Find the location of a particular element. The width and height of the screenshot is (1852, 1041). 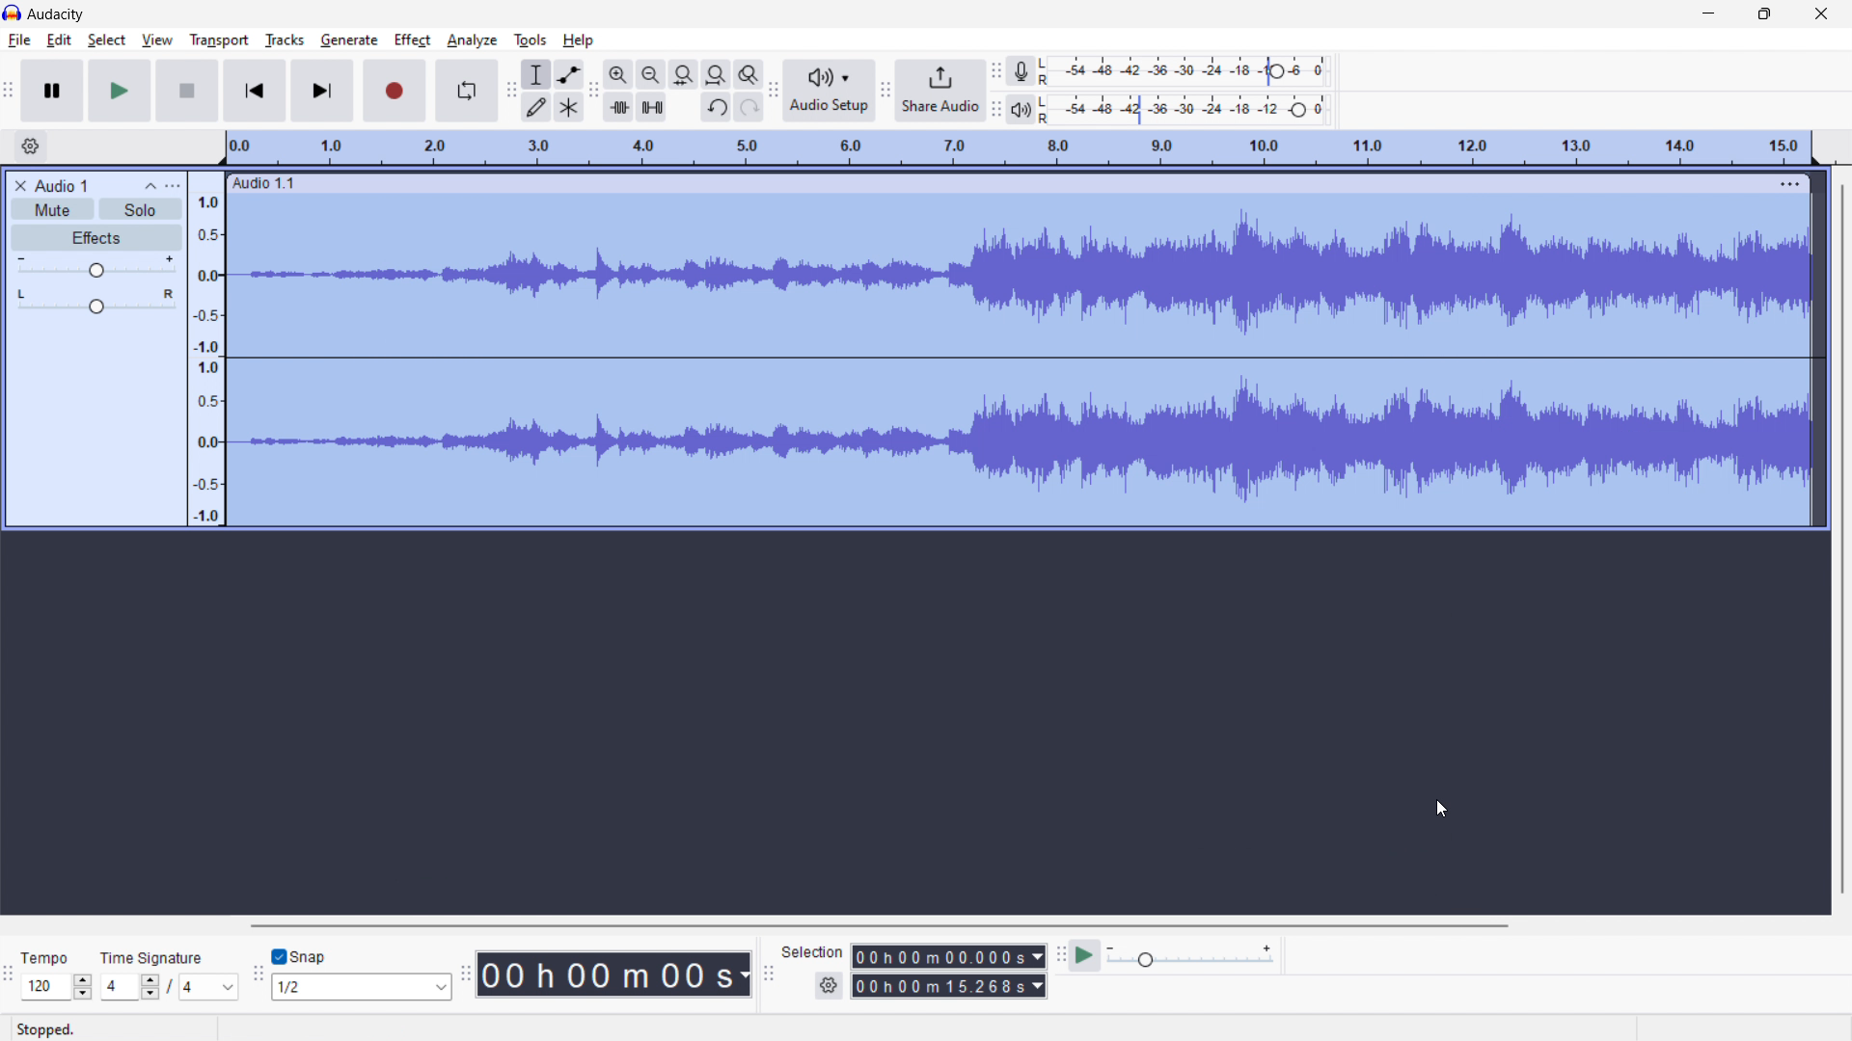

fit selection to width is located at coordinates (683, 74).